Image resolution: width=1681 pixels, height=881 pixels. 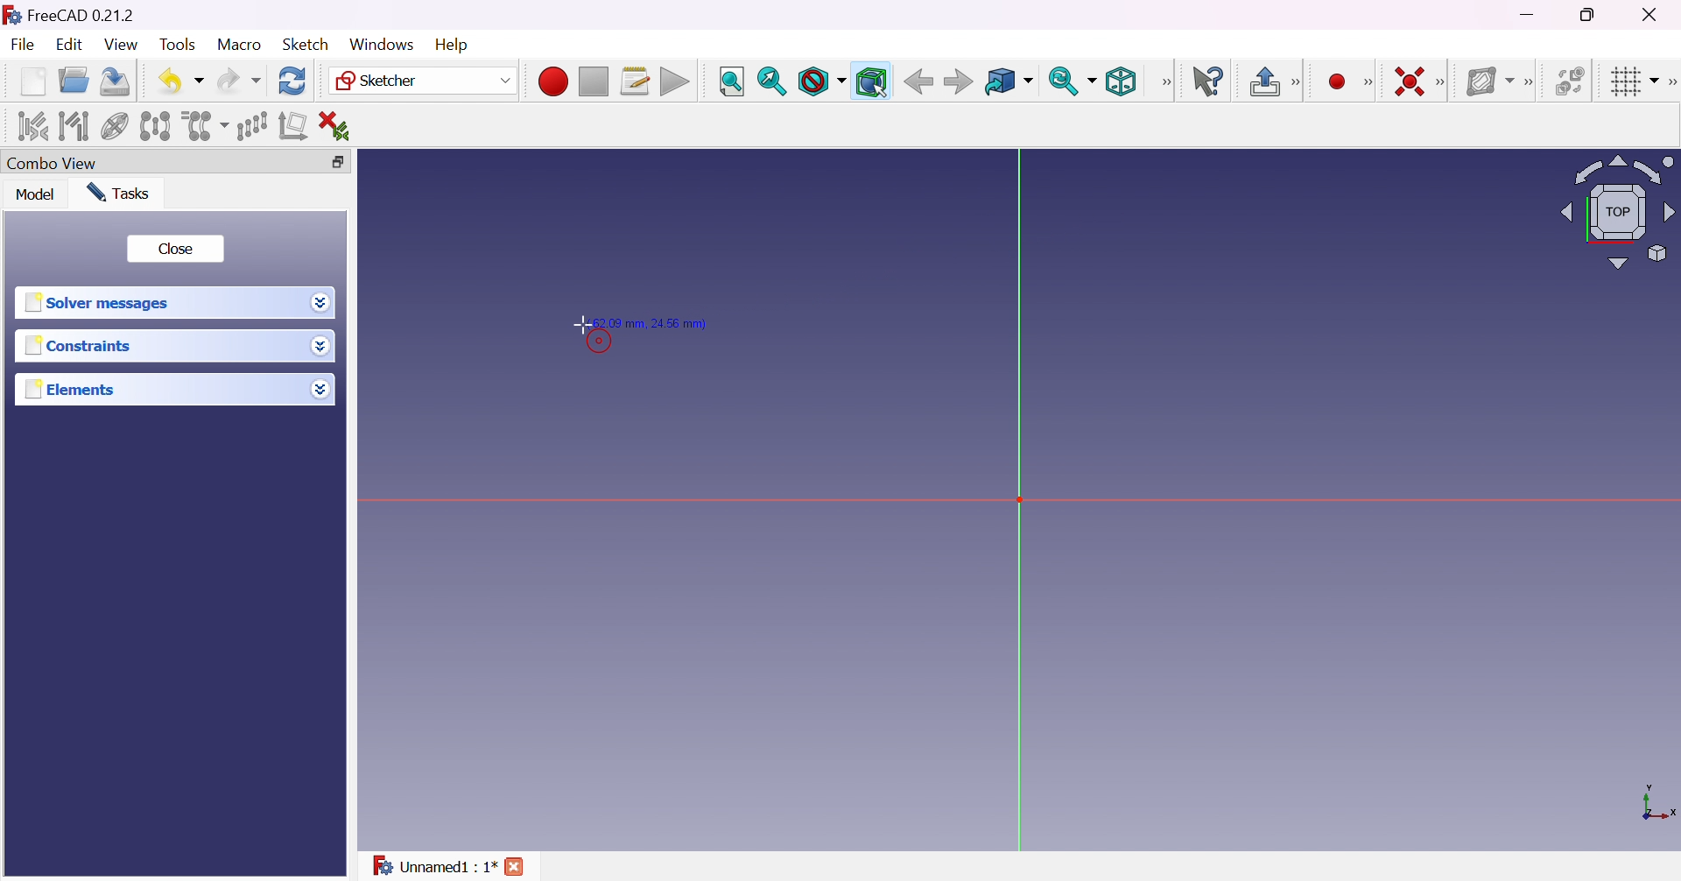 What do you see at coordinates (420, 81) in the screenshot?
I see `Sketcher` at bounding box center [420, 81].